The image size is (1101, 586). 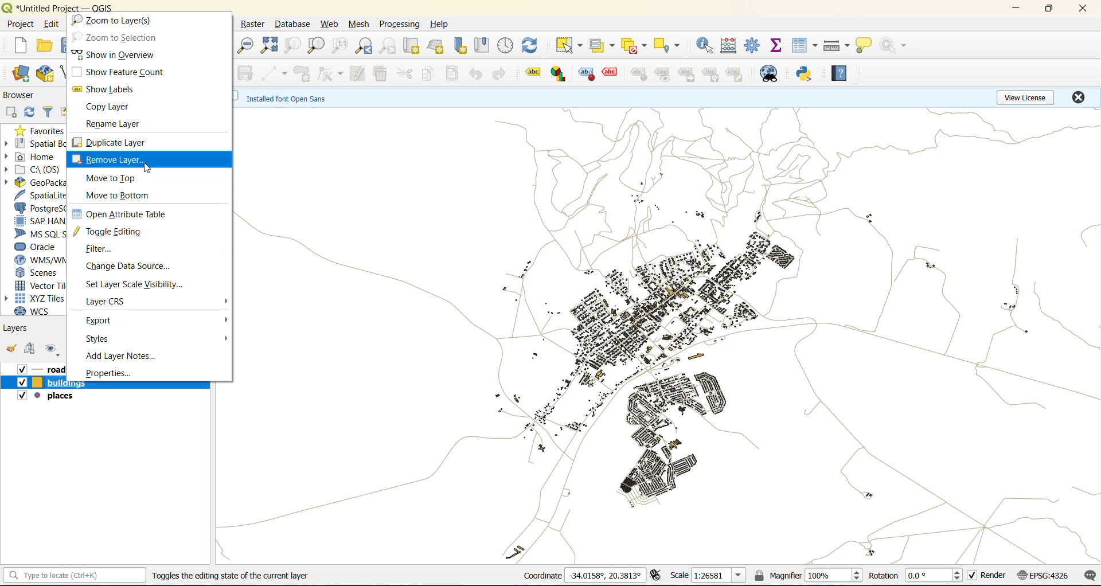 I want to click on deselect, so click(x=634, y=46).